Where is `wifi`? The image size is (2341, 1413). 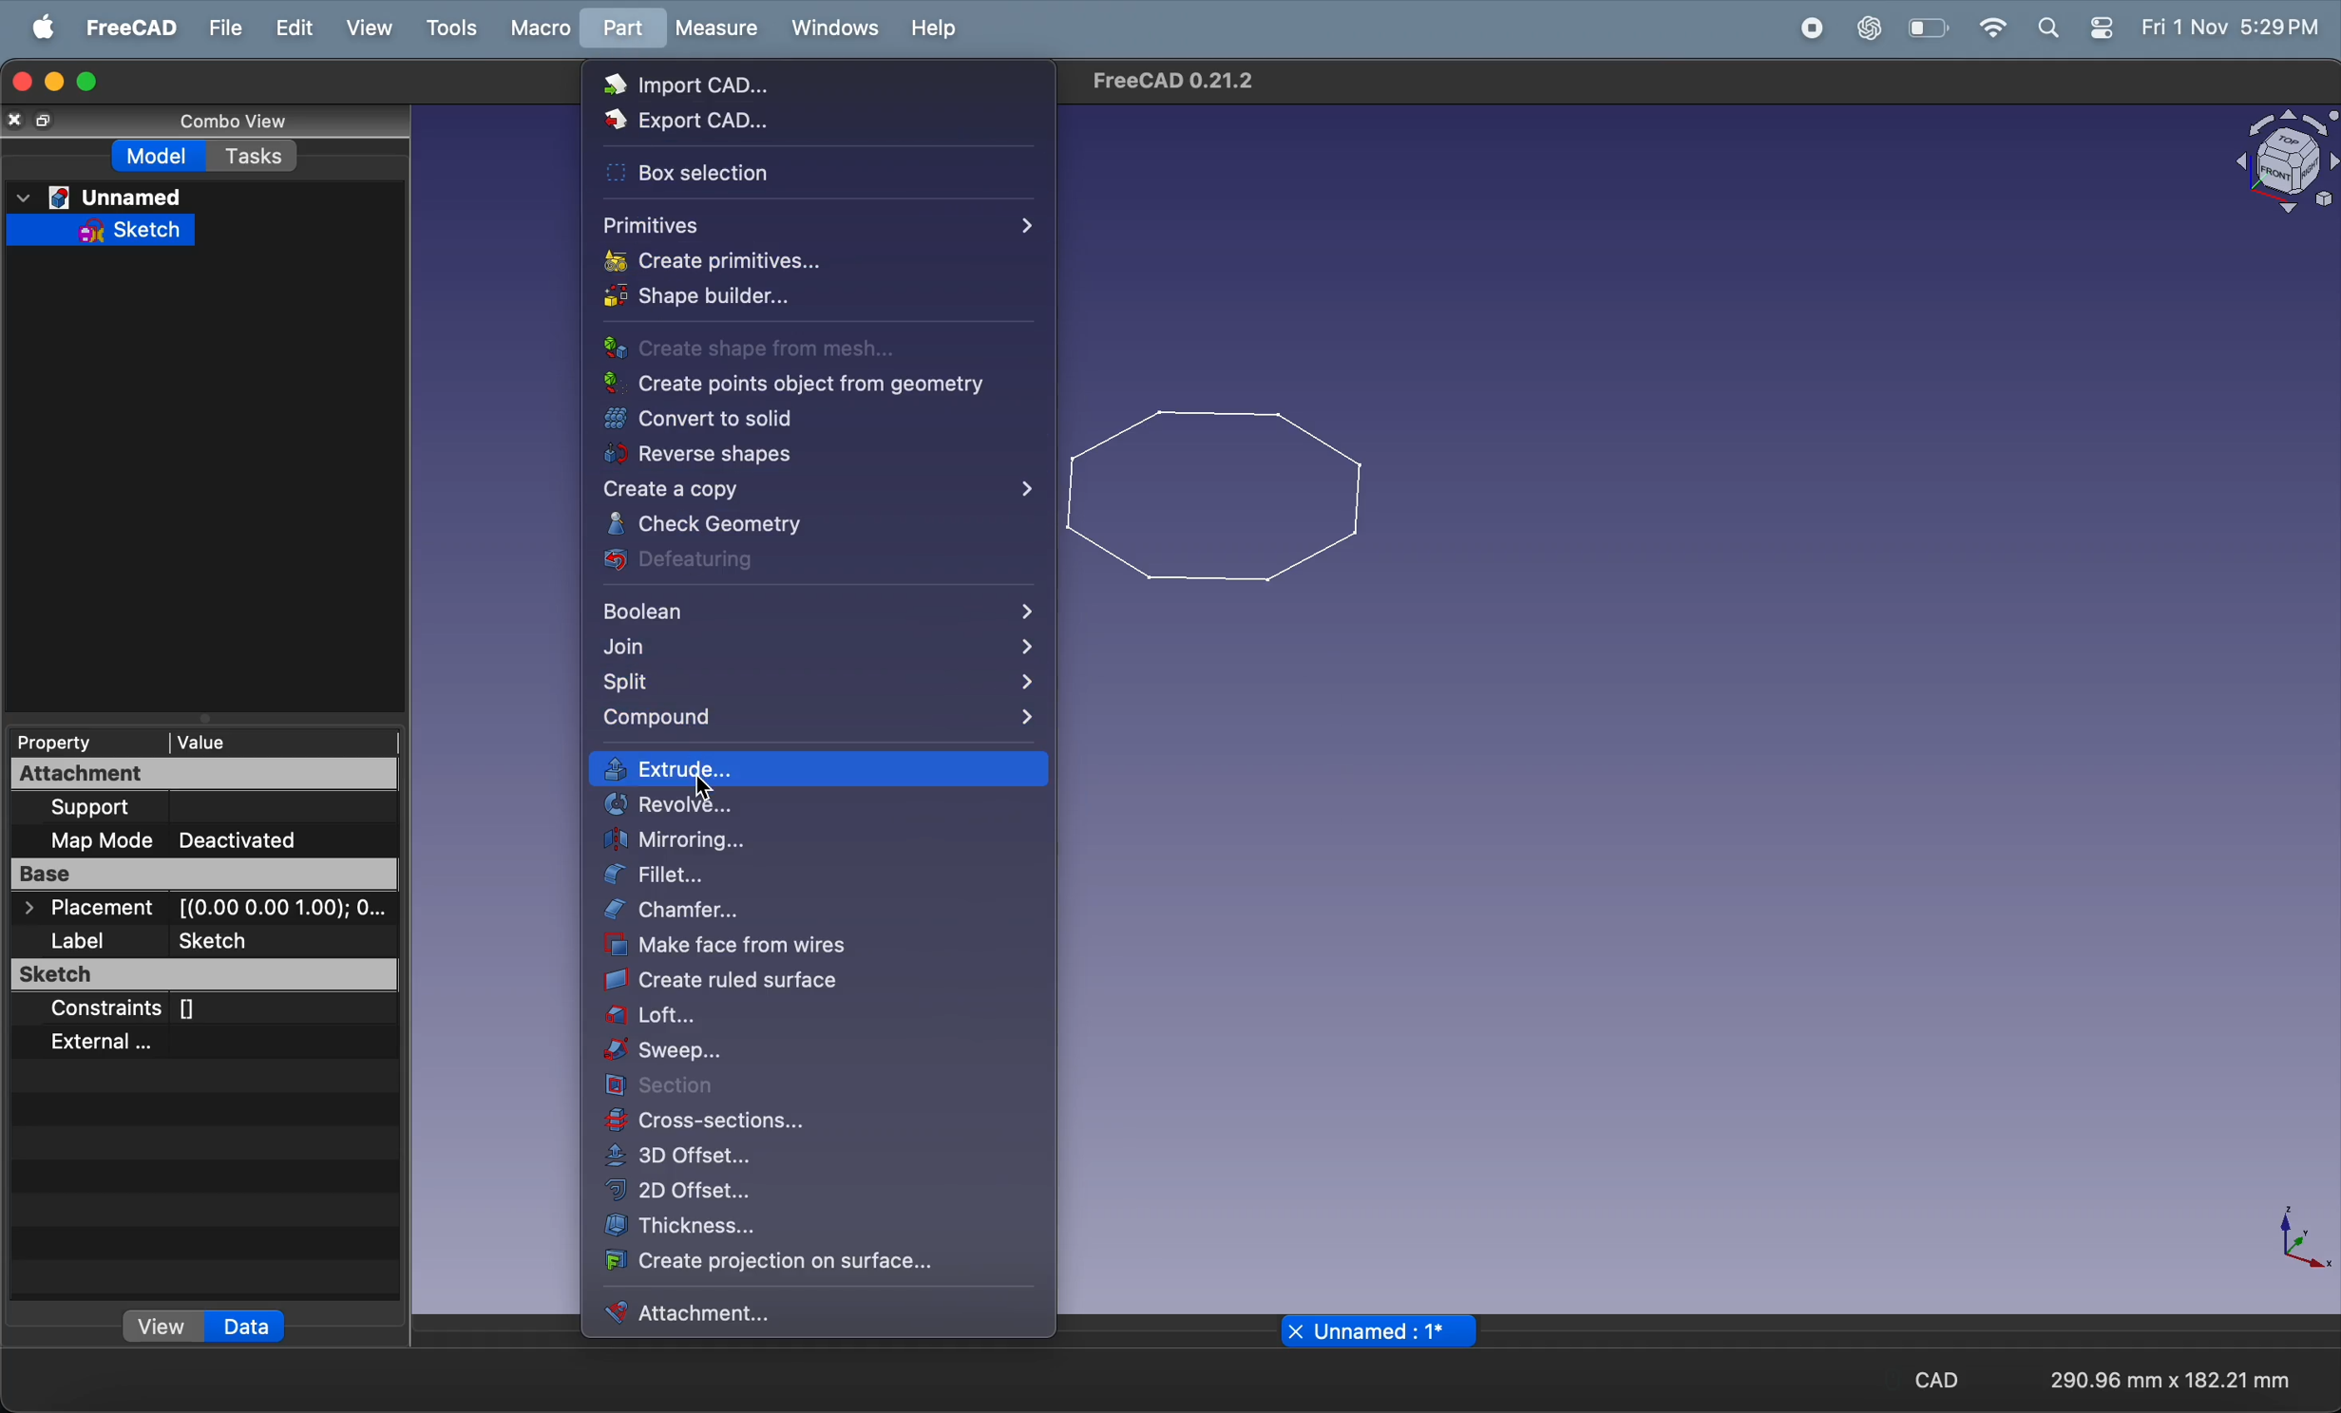 wifi is located at coordinates (1983, 31).